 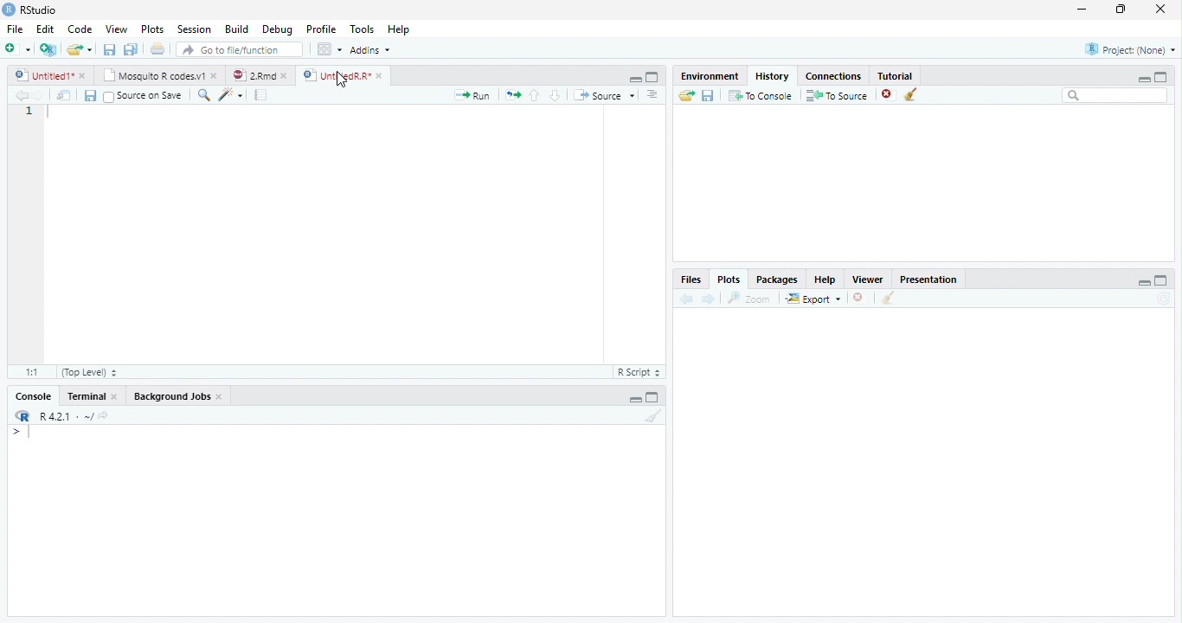 I want to click on Close, so click(x=115, y=396).